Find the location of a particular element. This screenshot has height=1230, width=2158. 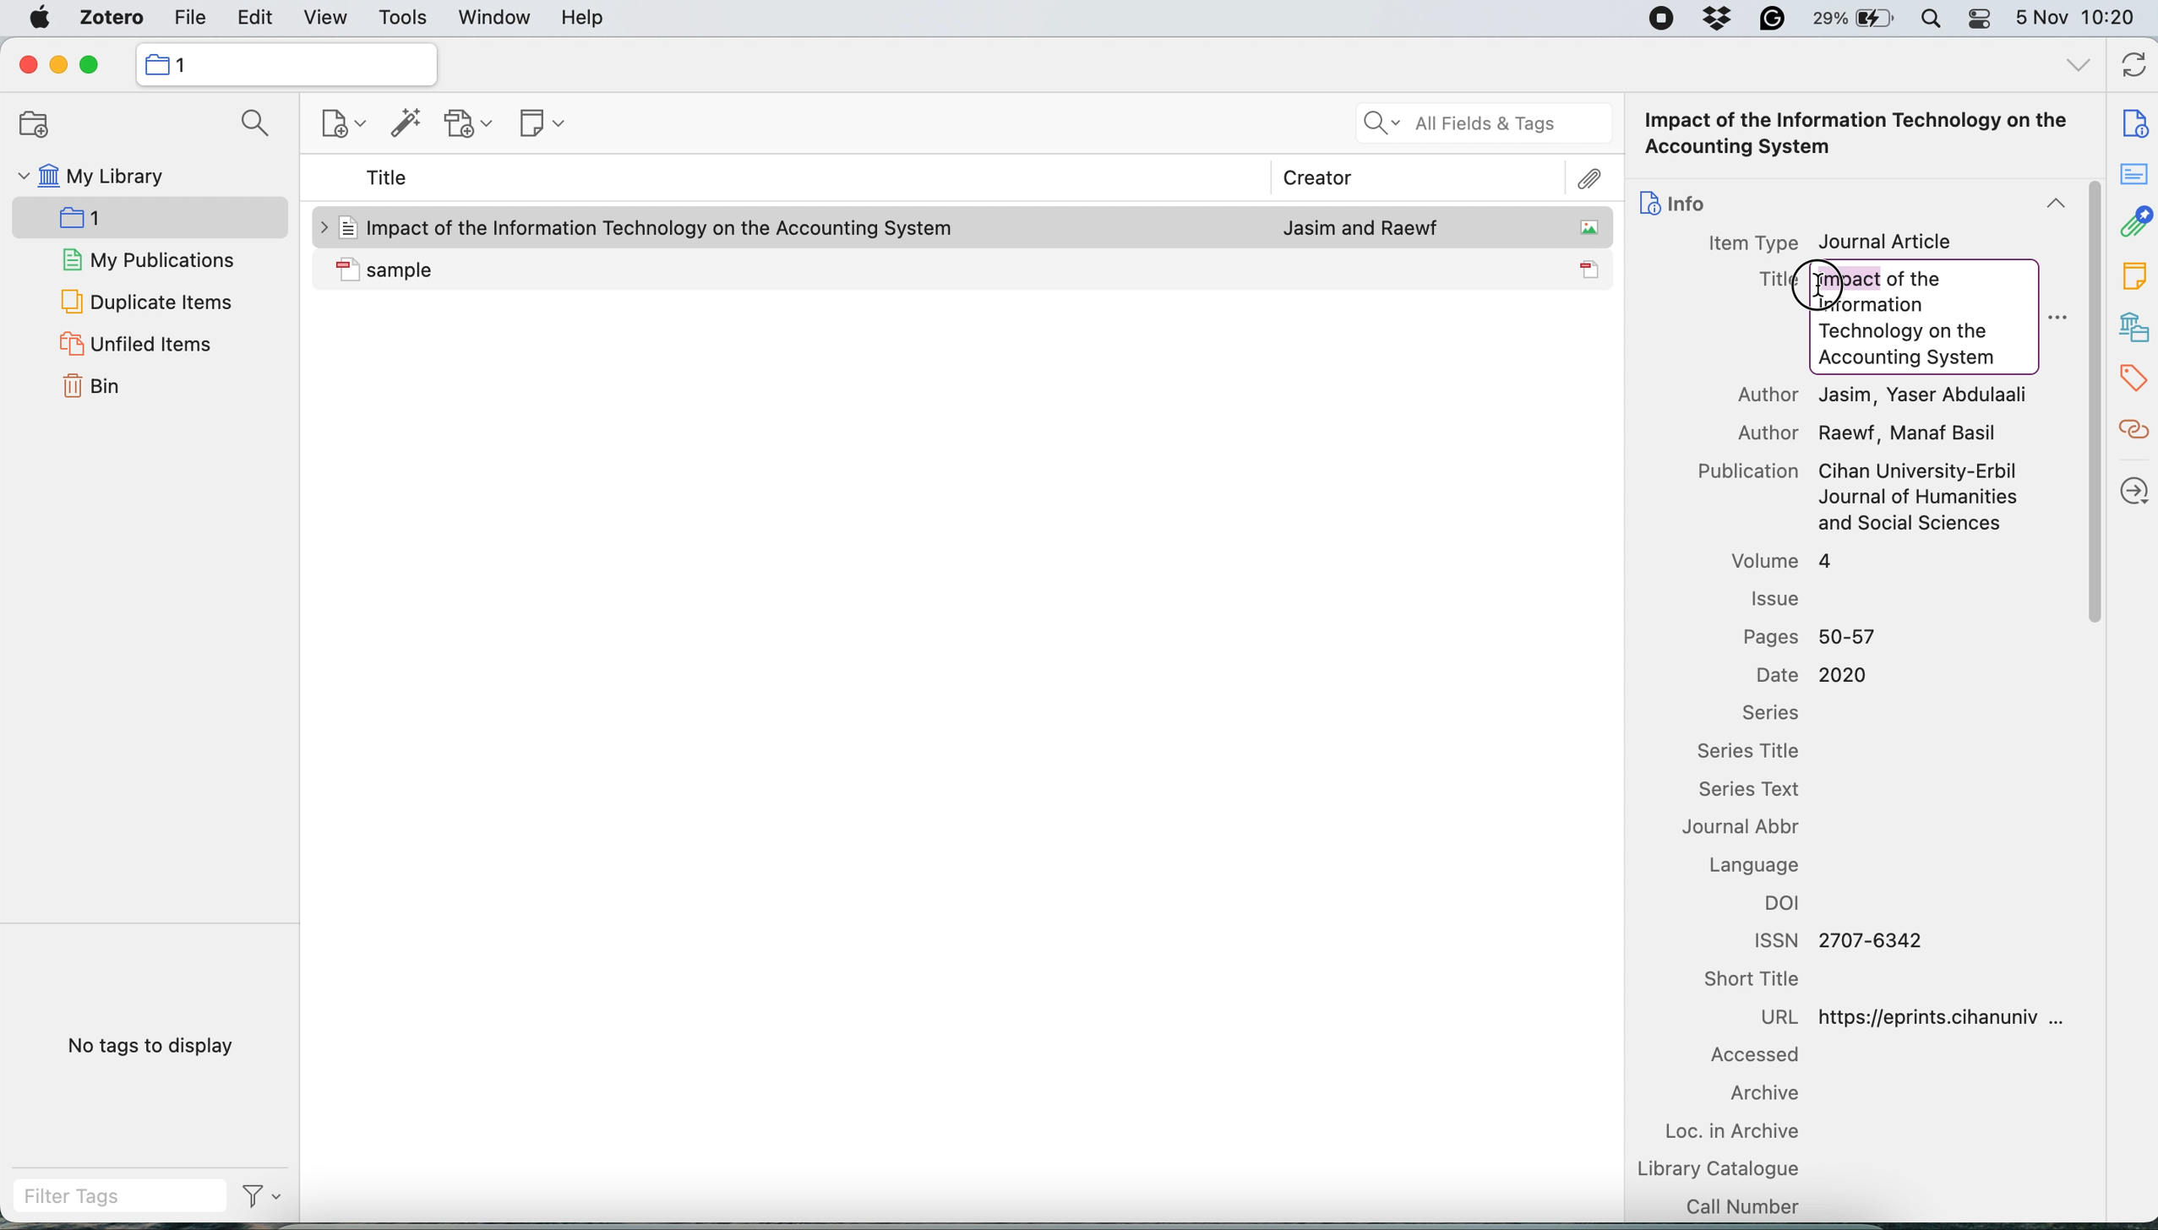

issue is located at coordinates (1775, 598).